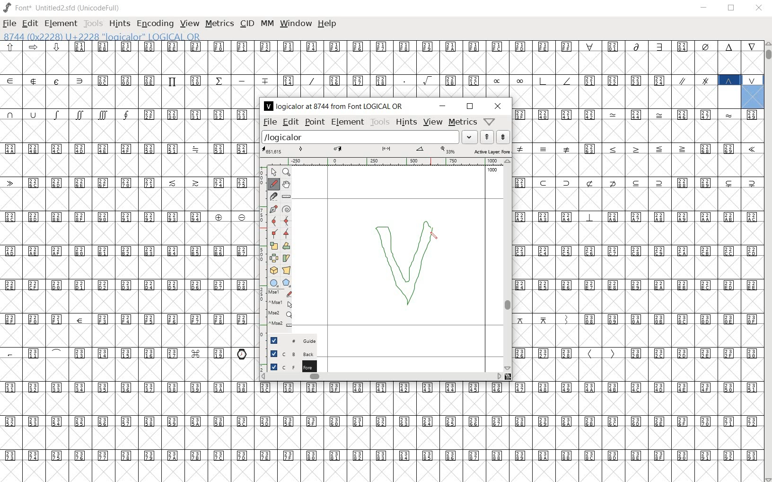 The image size is (772, 482). What do you see at coordinates (246, 23) in the screenshot?
I see `cid` at bounding box center [246, 23].